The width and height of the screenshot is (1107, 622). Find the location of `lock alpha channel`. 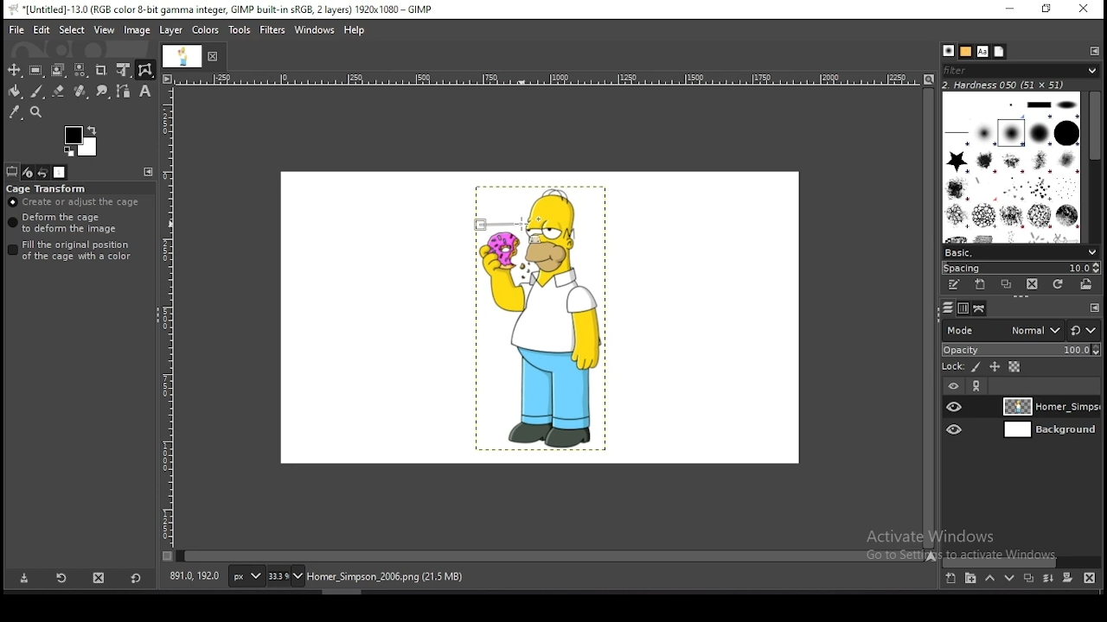

lock alpha channel is located at coordinates (1014, 368).